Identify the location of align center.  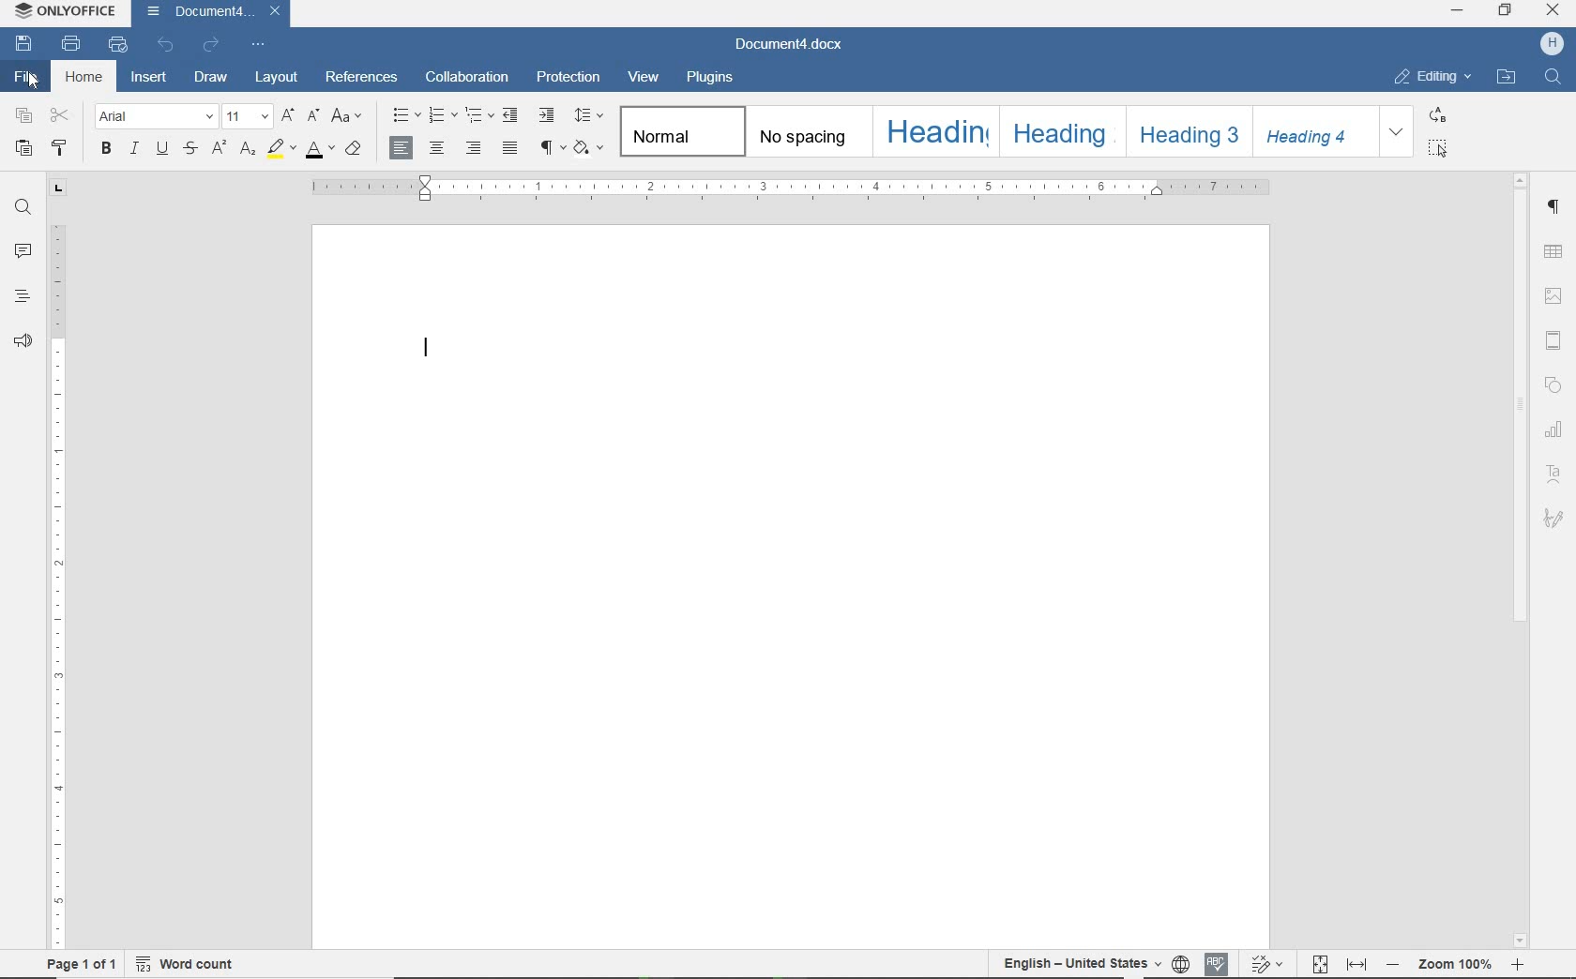
(437, 149).